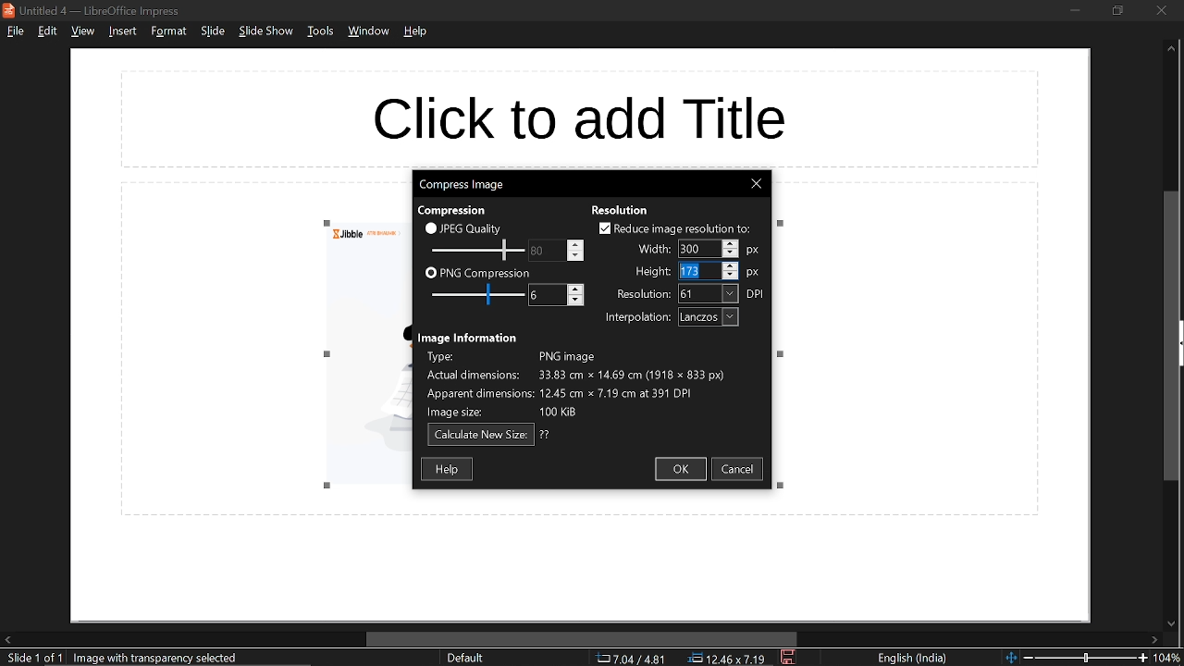 Image resolution: width=1184 pixels, height=666 pixels. Describe the element at coordinates (457, 209) in the screenshot. I see `text` at that location.